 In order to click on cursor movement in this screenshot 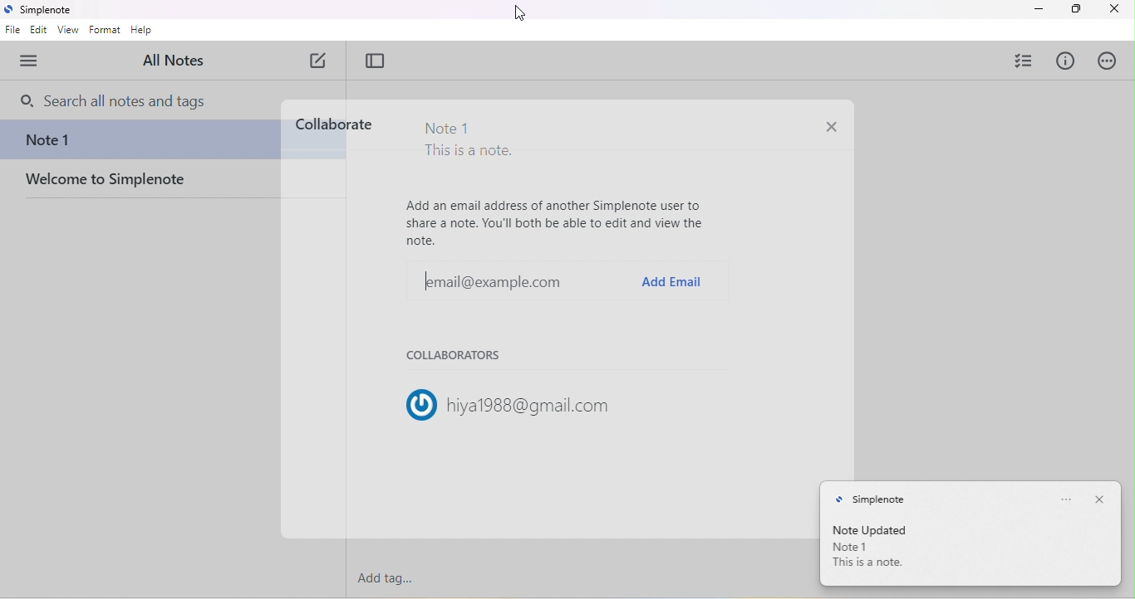, I will do `click(518, 16)`.